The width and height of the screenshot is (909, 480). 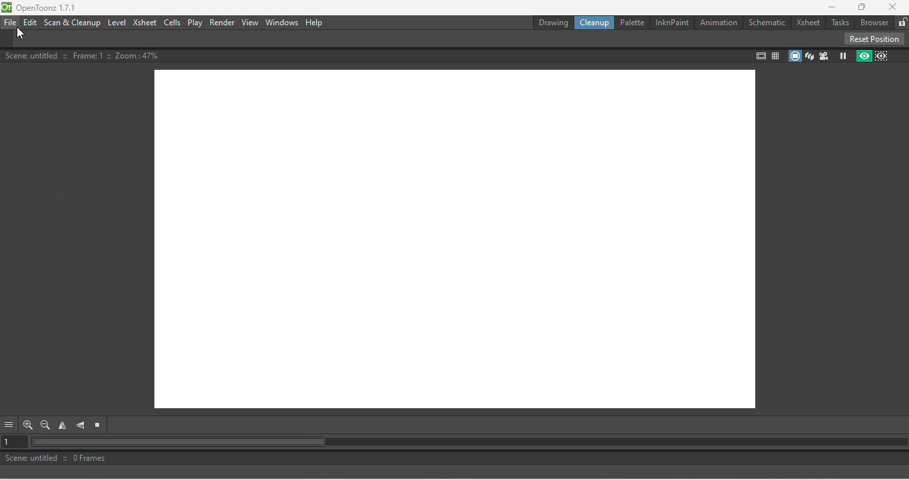 I want to click on Cells, so click(x=174, y=21).